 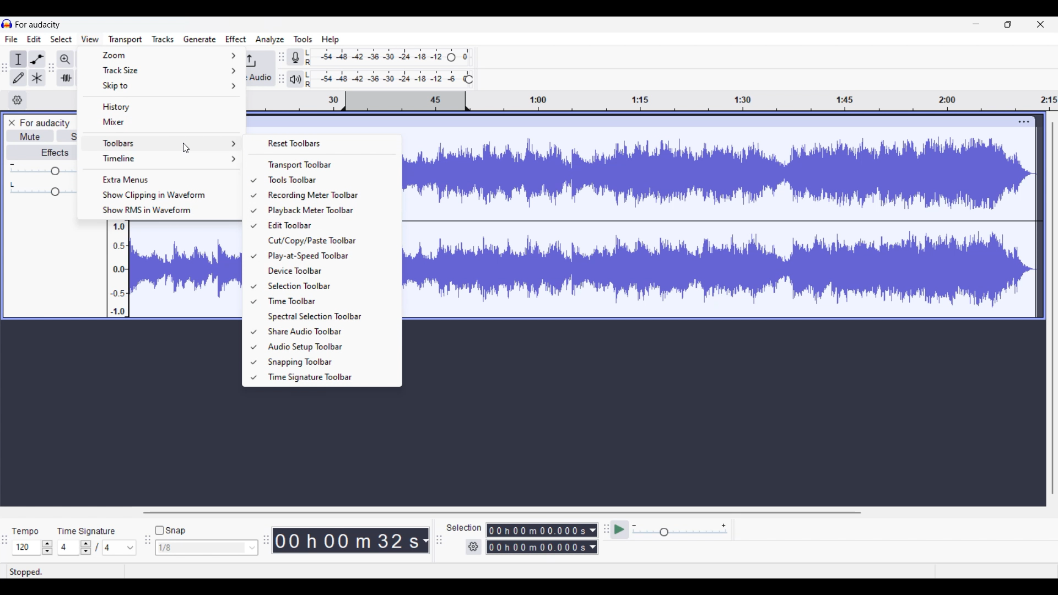 I want to click on Input time signature, so click(x=68, y=547).